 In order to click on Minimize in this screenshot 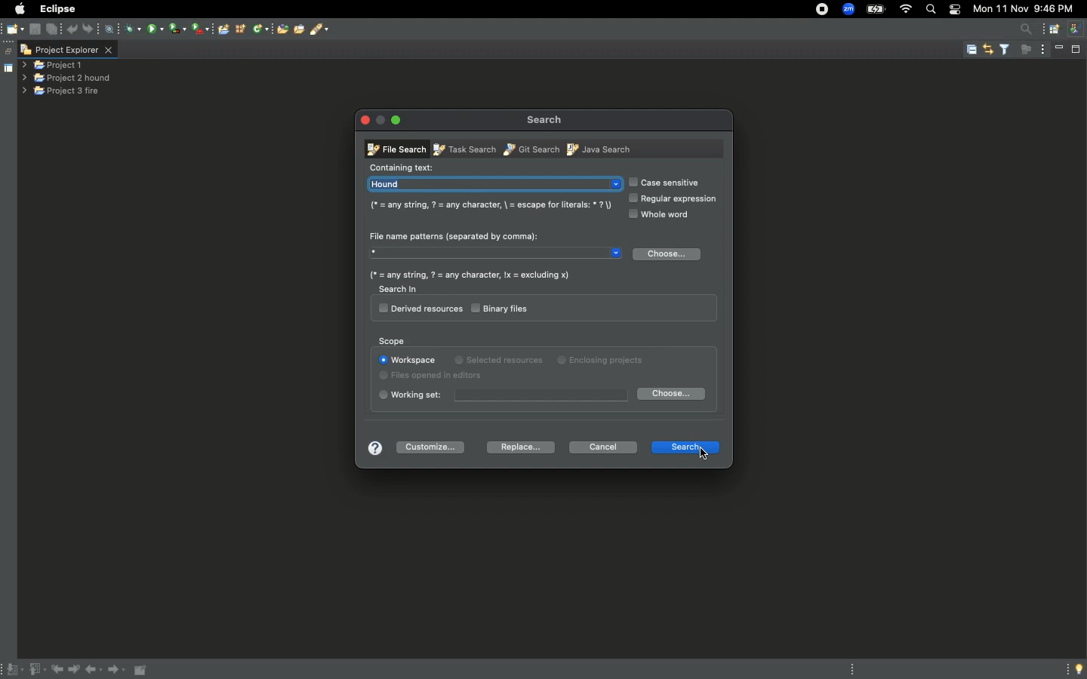, I will do `click(404, 122)`.